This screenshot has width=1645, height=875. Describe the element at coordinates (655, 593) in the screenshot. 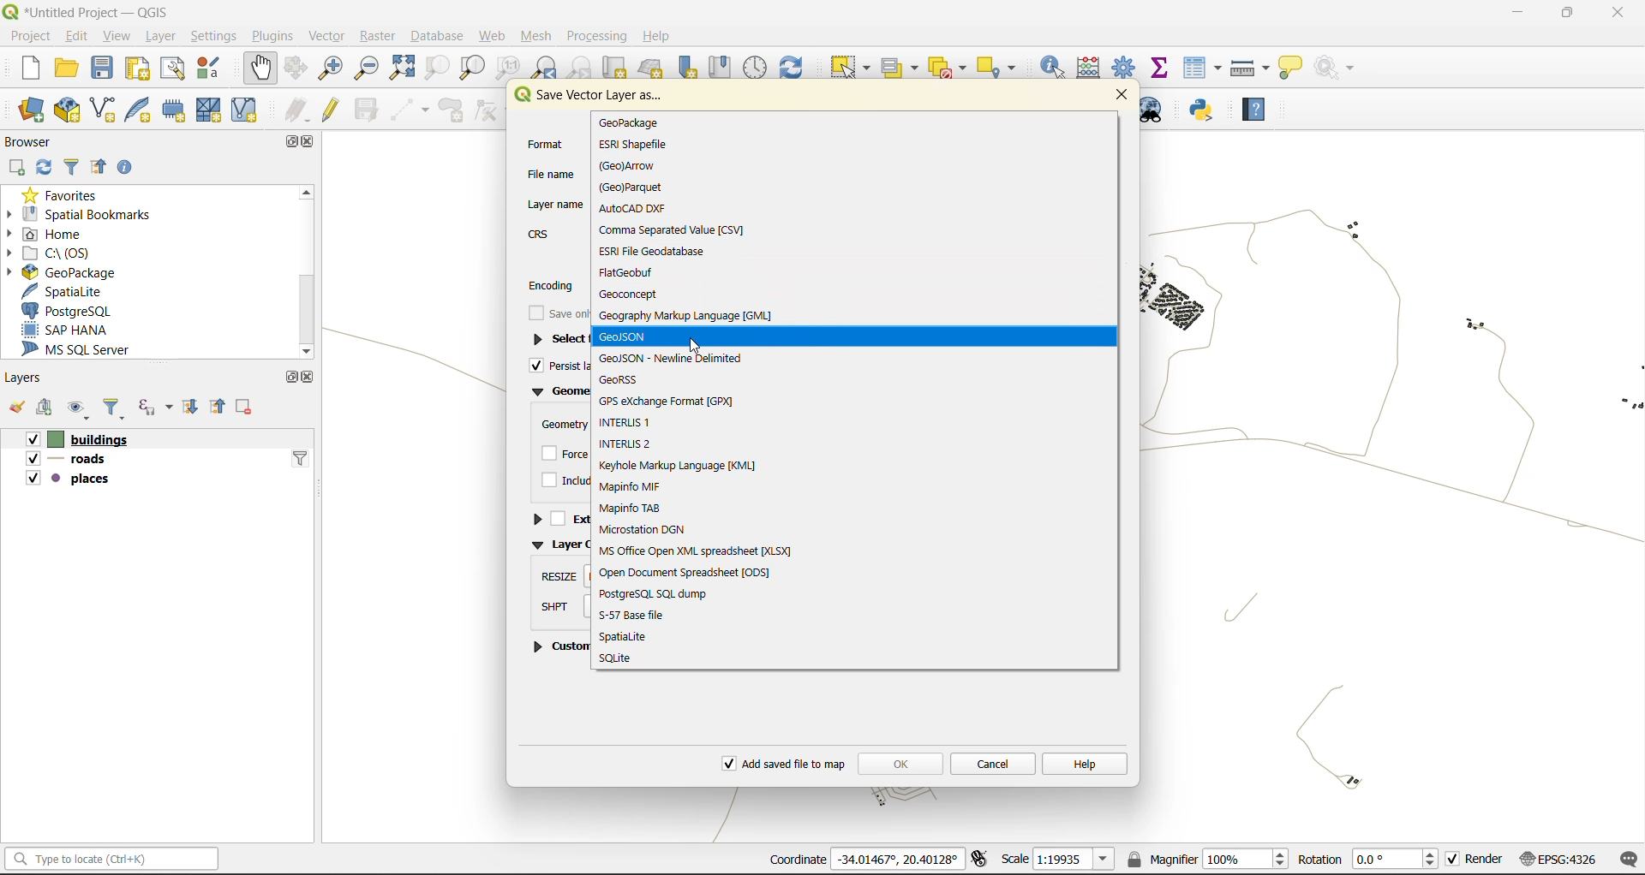

I see `postgresql sql dump` at that location.